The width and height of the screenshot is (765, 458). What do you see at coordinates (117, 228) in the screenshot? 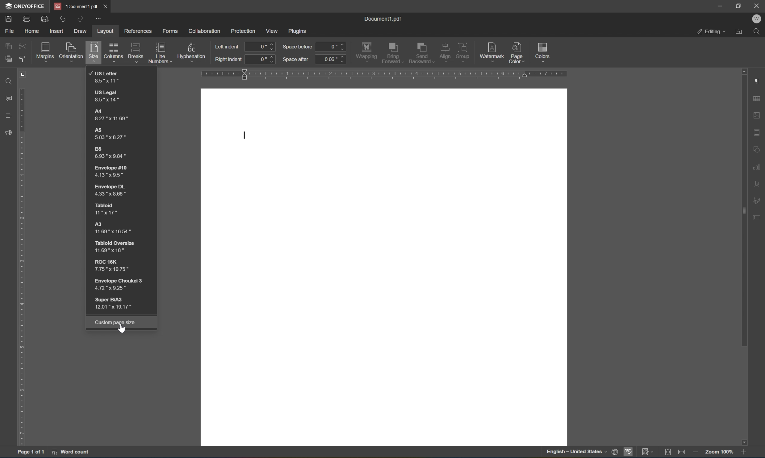
I see `A3` at bounding box center [117, 228].